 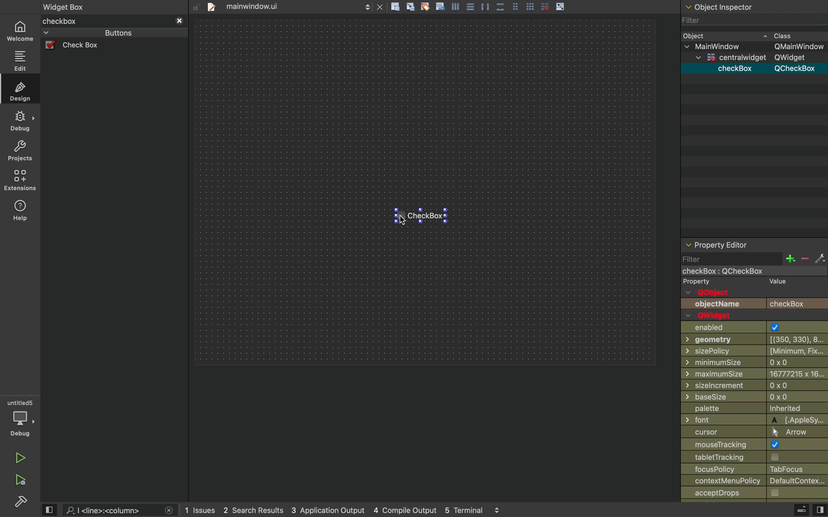 I want to click on qwidget, so click(x=714, y=316).